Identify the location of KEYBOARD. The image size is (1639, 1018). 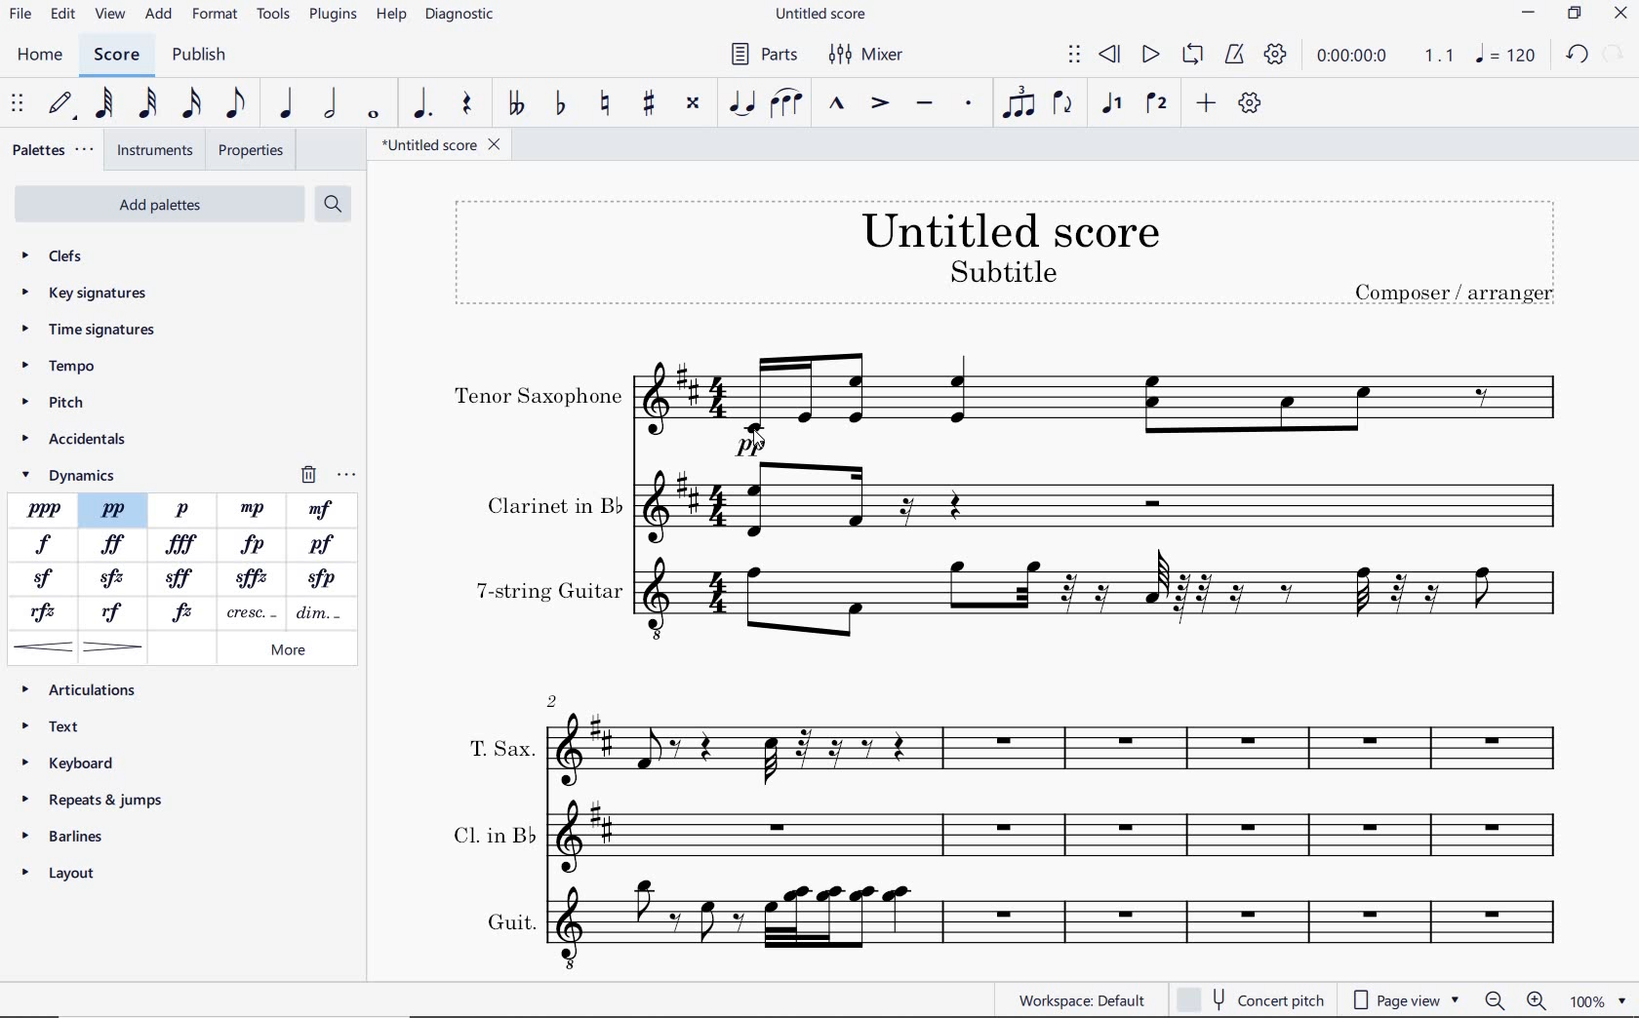
(68, 763).